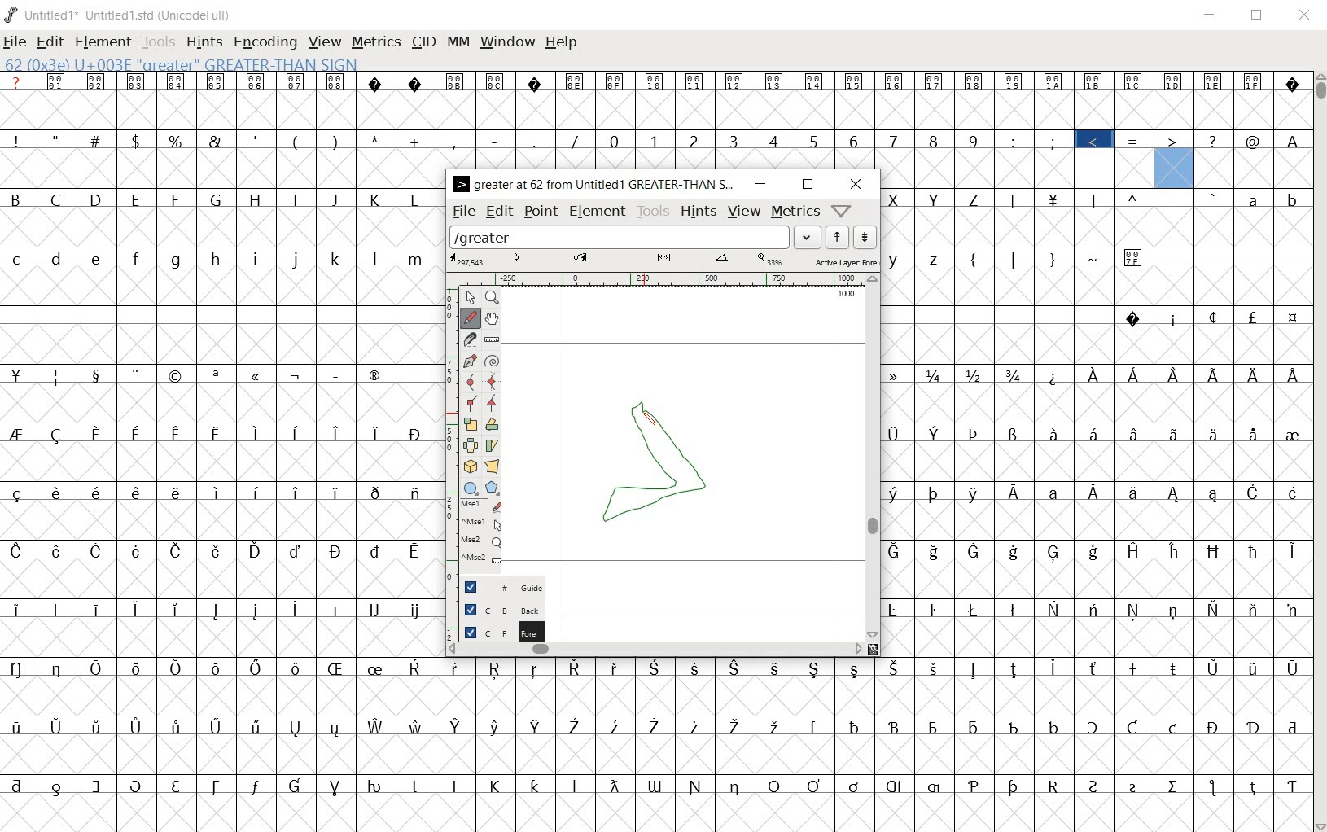 Image resolution: width=1327 pixels, height=832 pixels. What do you see at coordinates (326, 43) in the screenshot?
I see `view` at bounding box center [326, 43].